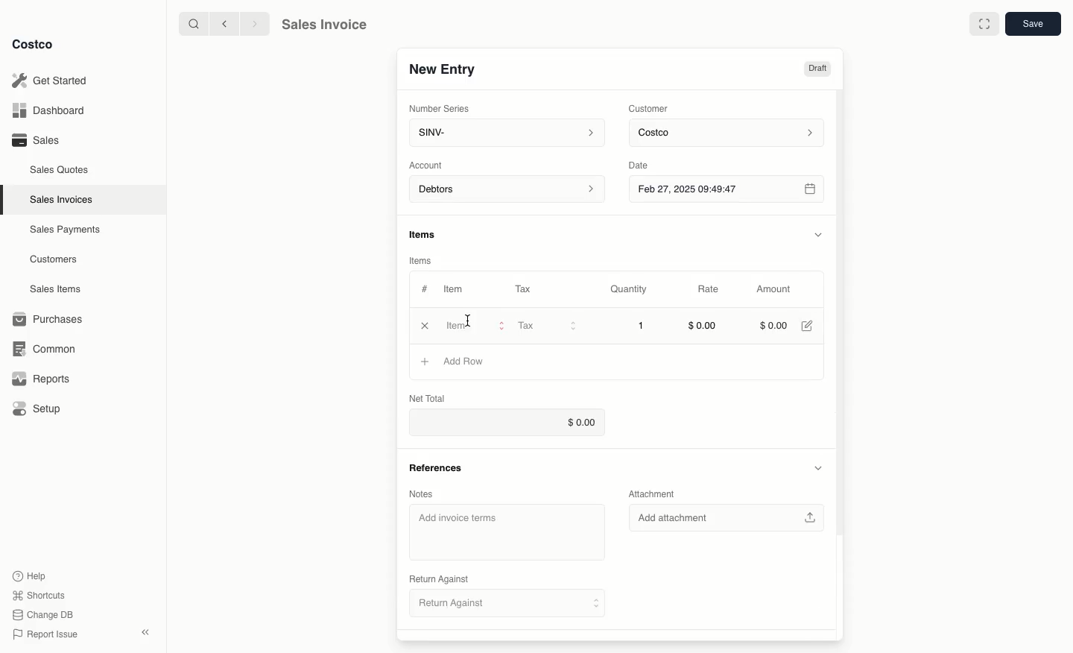  I want to click on References, so click(434, 468).